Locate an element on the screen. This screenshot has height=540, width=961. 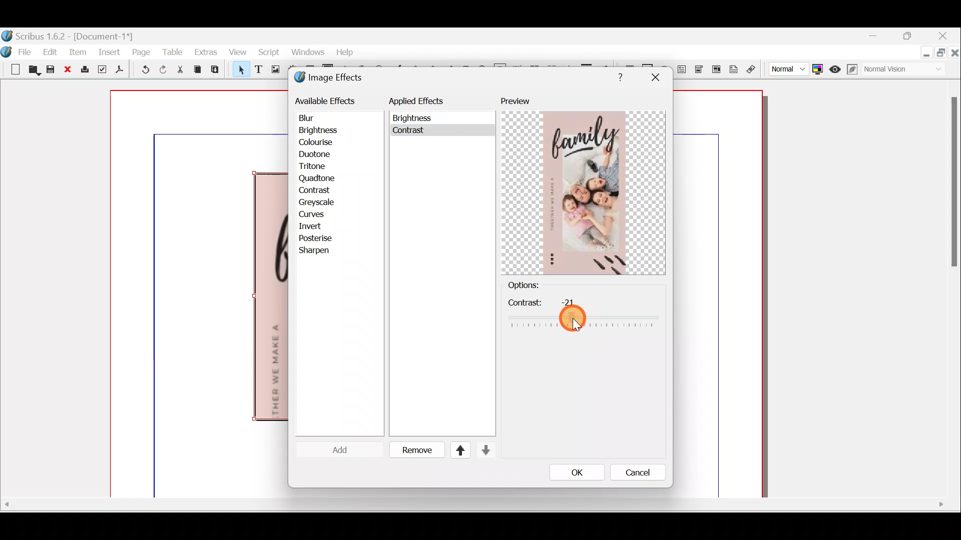
OK is located at coordinates (574, 472).